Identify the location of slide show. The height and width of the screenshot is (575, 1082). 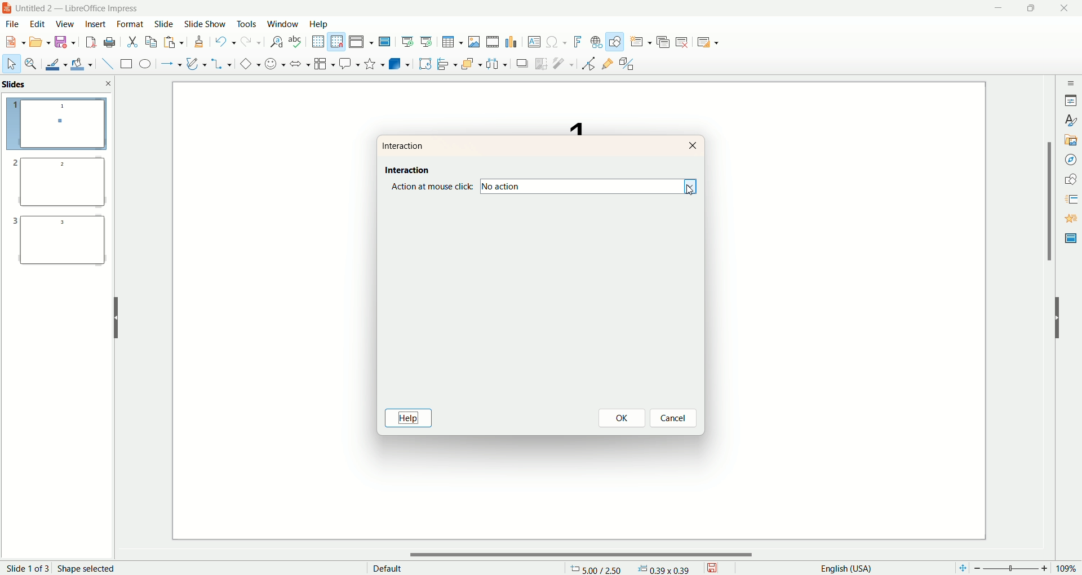
(207, 24).